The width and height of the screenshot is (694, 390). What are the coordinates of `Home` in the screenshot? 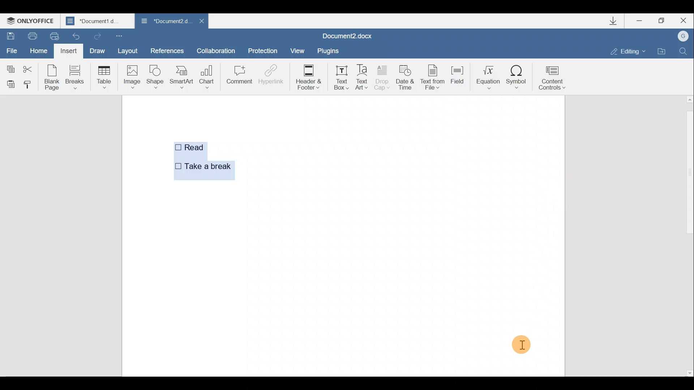 It's located at (37, 49).